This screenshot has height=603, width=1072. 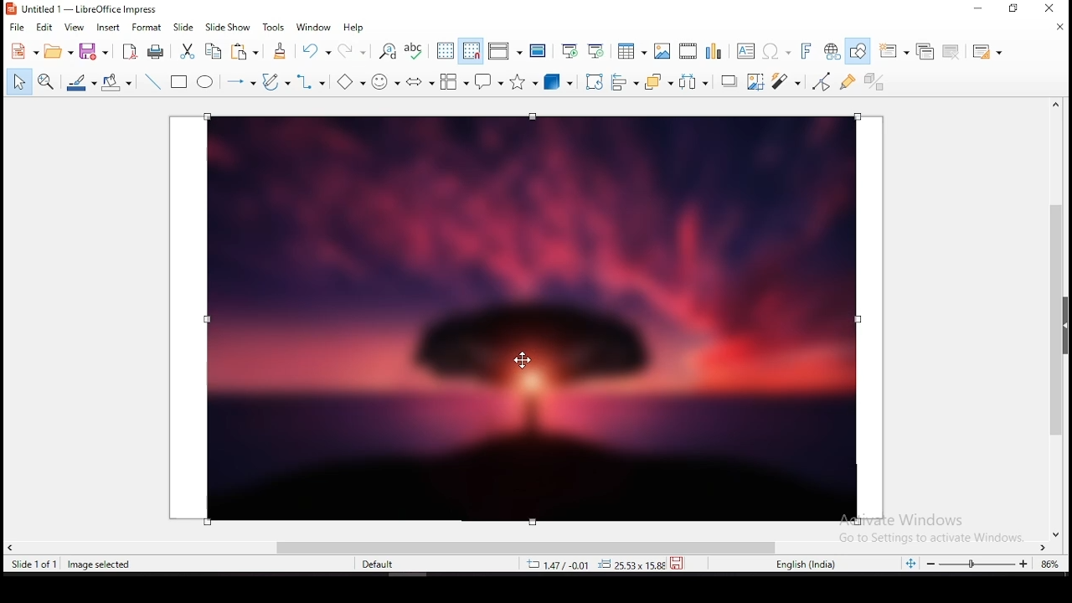 I want to click on lines and arrows, so click(x=239, y=81).